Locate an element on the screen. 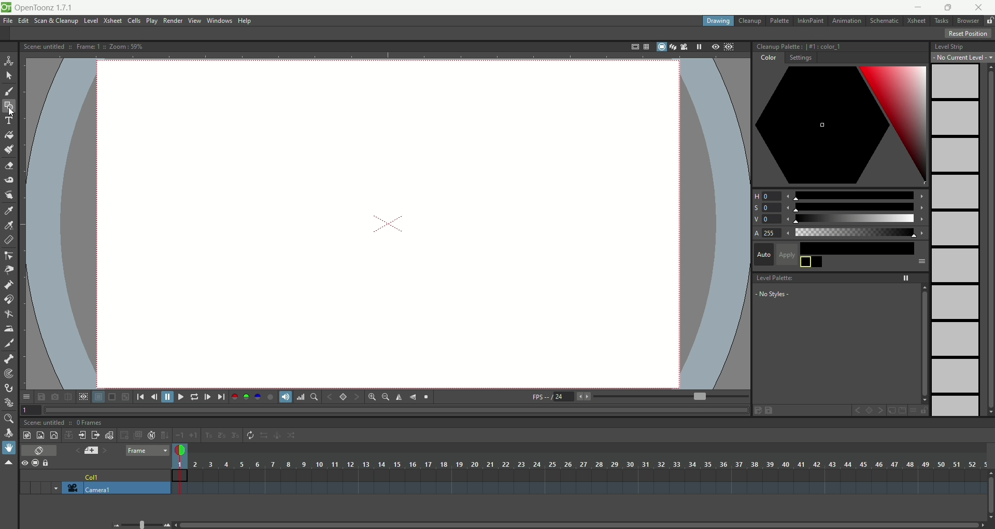  camera1 is located at coordinates (127, 488).